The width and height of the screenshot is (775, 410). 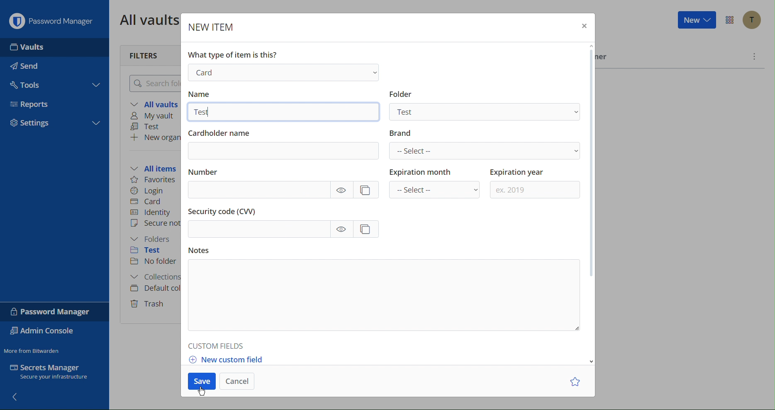 What do you see at coordinates (155, 288) in the screenshot?
I see `Default collection` at bounding box center [155, 288].